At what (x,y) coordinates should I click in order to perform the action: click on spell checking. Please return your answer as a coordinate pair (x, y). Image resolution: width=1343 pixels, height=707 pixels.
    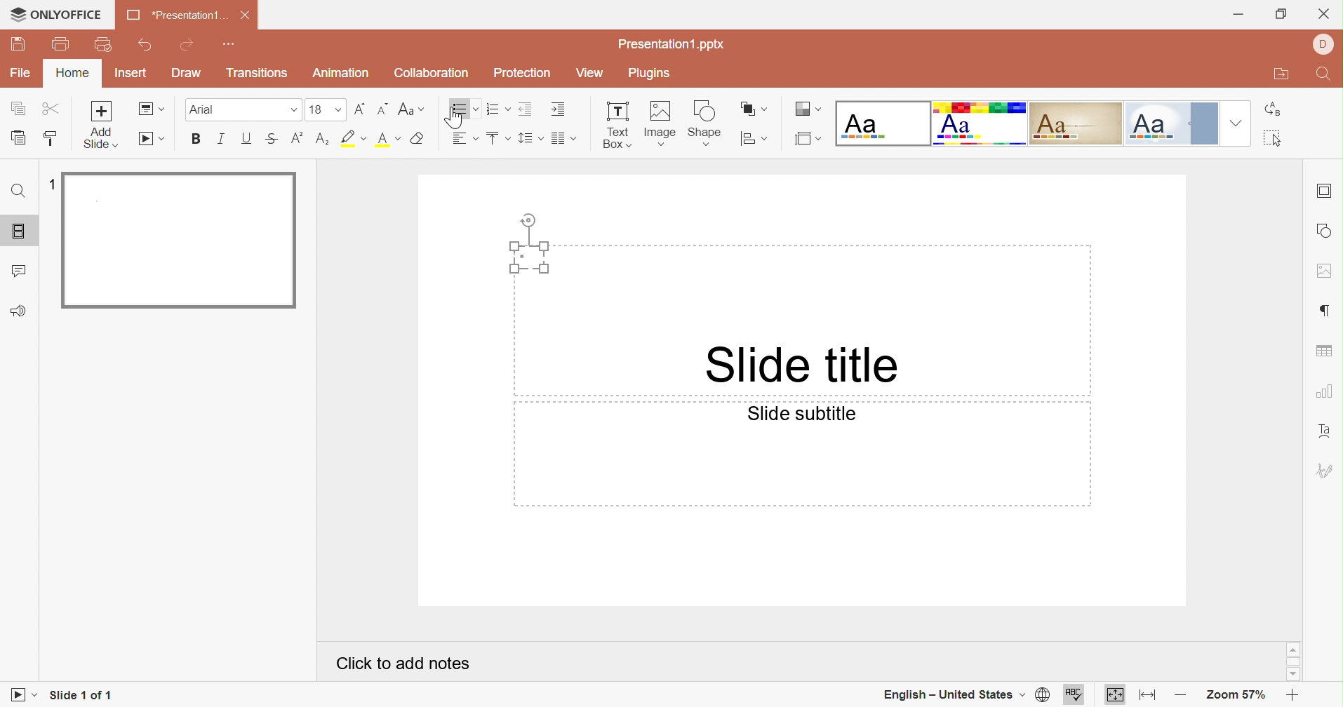
    Looking at the image, I should click on (1078, 695).